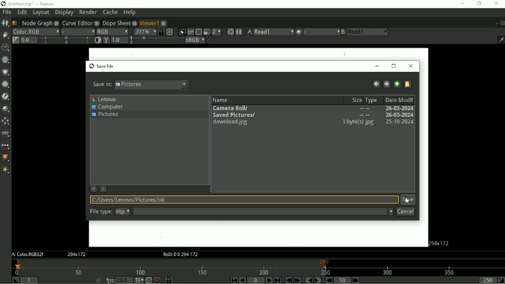 The width and height of the screenshot is (505, 284). I want to click on menu, so click(321, 32).